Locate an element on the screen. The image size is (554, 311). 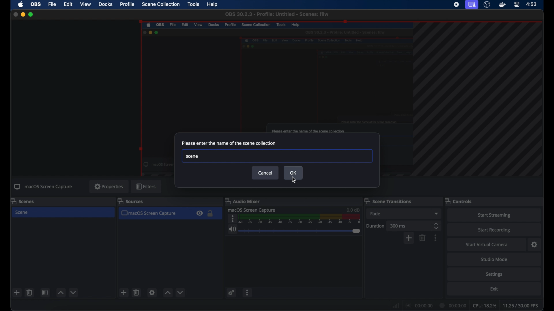
slider is located at coordinates (300, 231).